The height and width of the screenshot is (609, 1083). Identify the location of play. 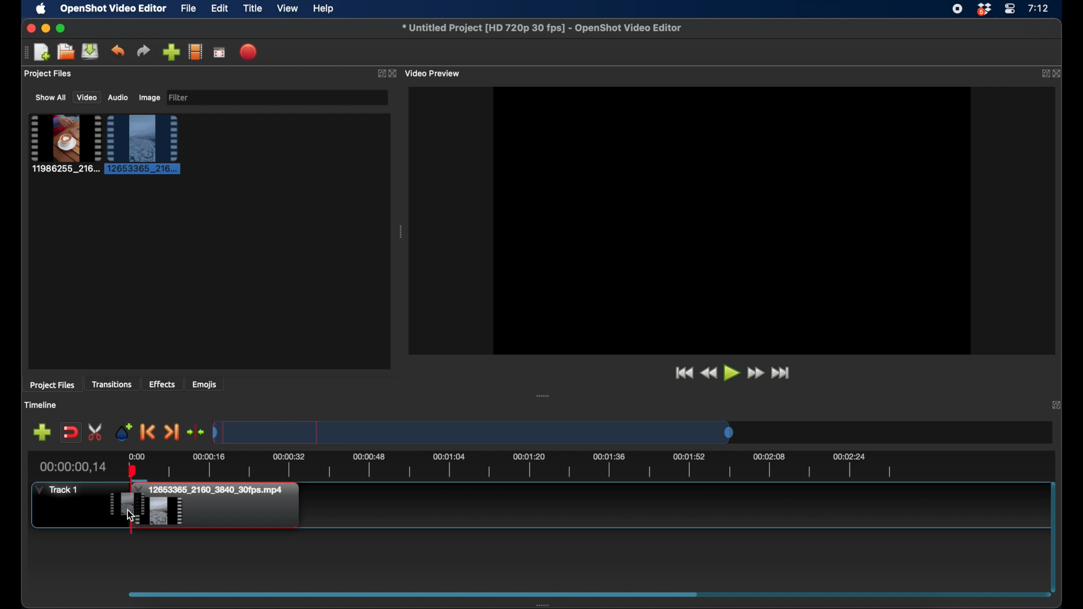
(732, 374).